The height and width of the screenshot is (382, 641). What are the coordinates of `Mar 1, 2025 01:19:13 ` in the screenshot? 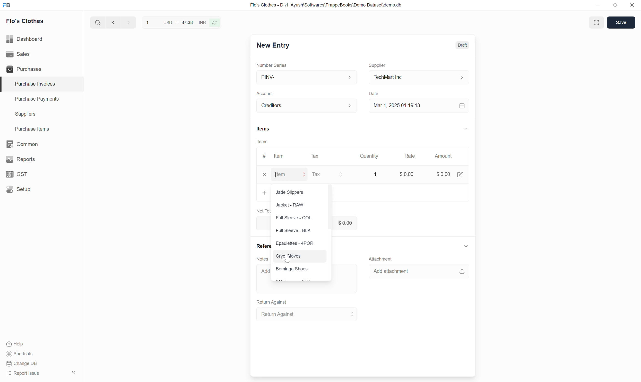 It's located at (418, 106).